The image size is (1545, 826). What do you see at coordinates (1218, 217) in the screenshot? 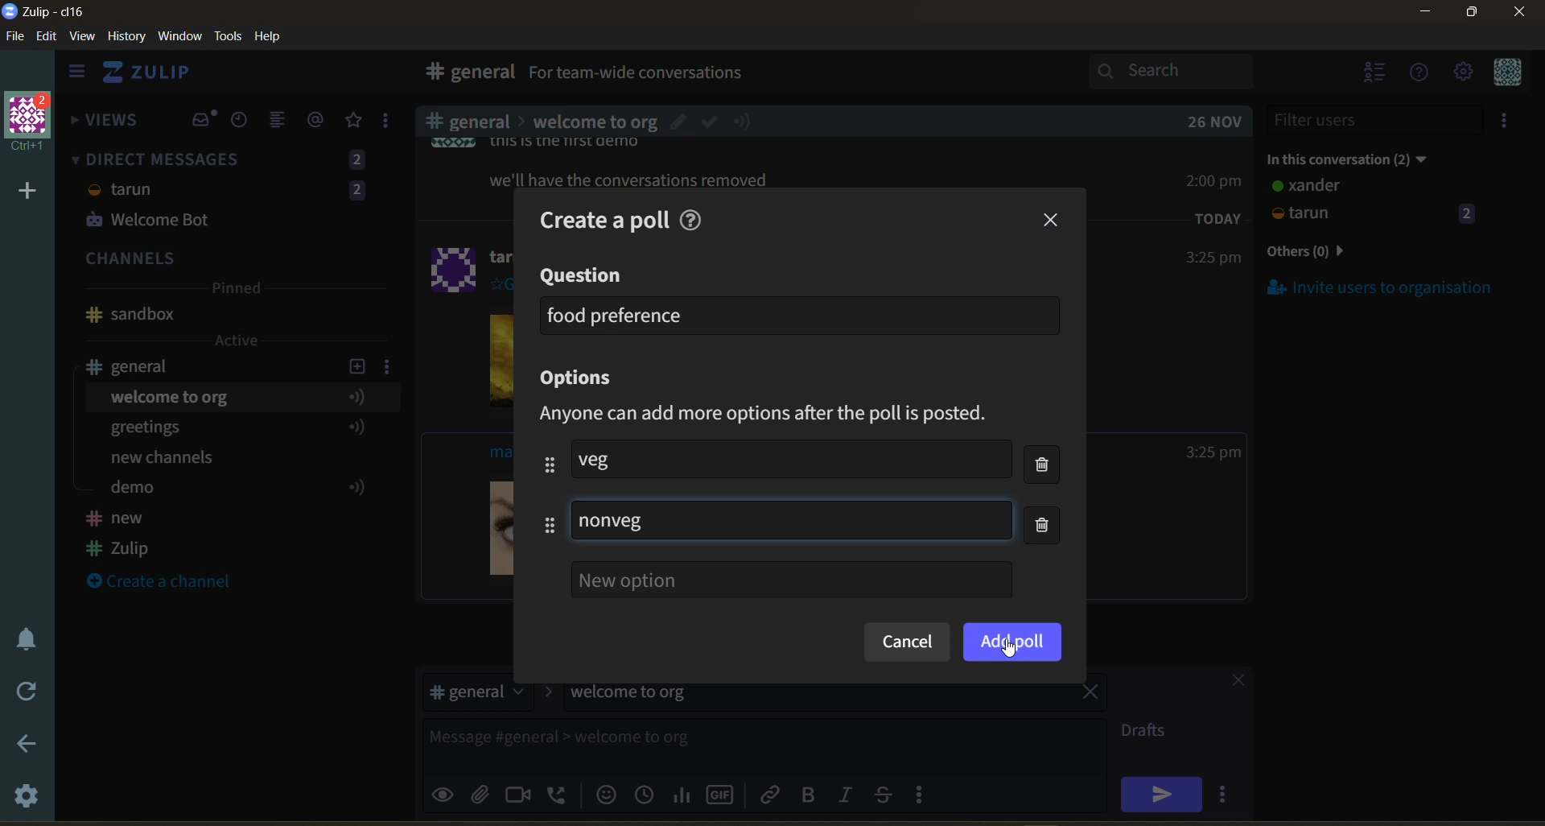
I see `today` at bounding box center [1218, 217].